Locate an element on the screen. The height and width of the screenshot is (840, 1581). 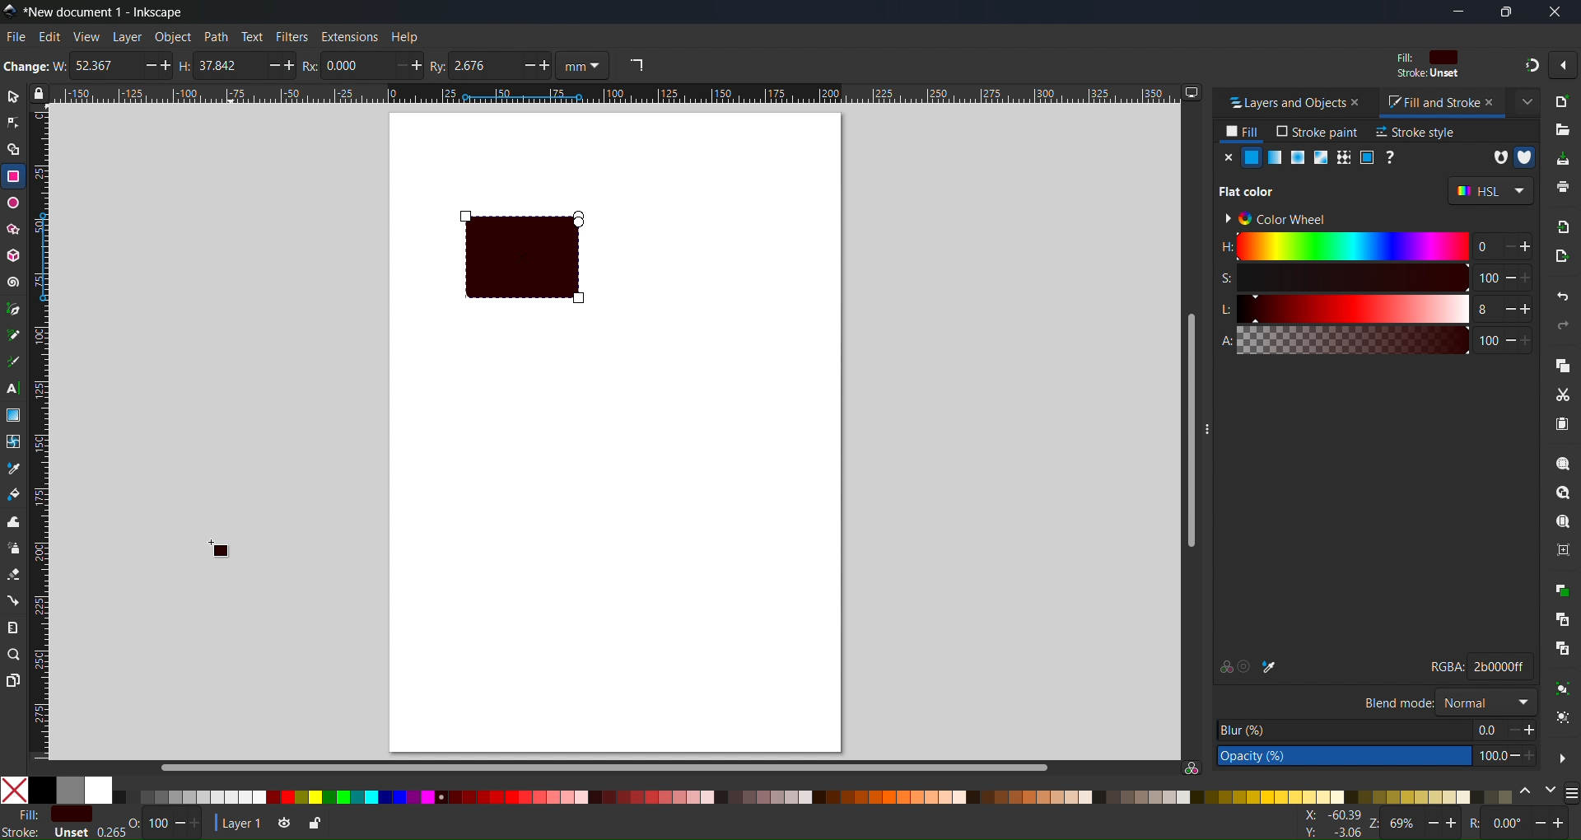
Create clone is located at coordinates (1562, 618).